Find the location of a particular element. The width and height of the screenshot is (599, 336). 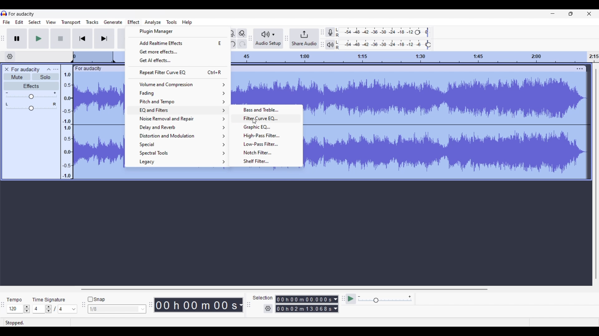

File menu is located at coordinates (6, 22).